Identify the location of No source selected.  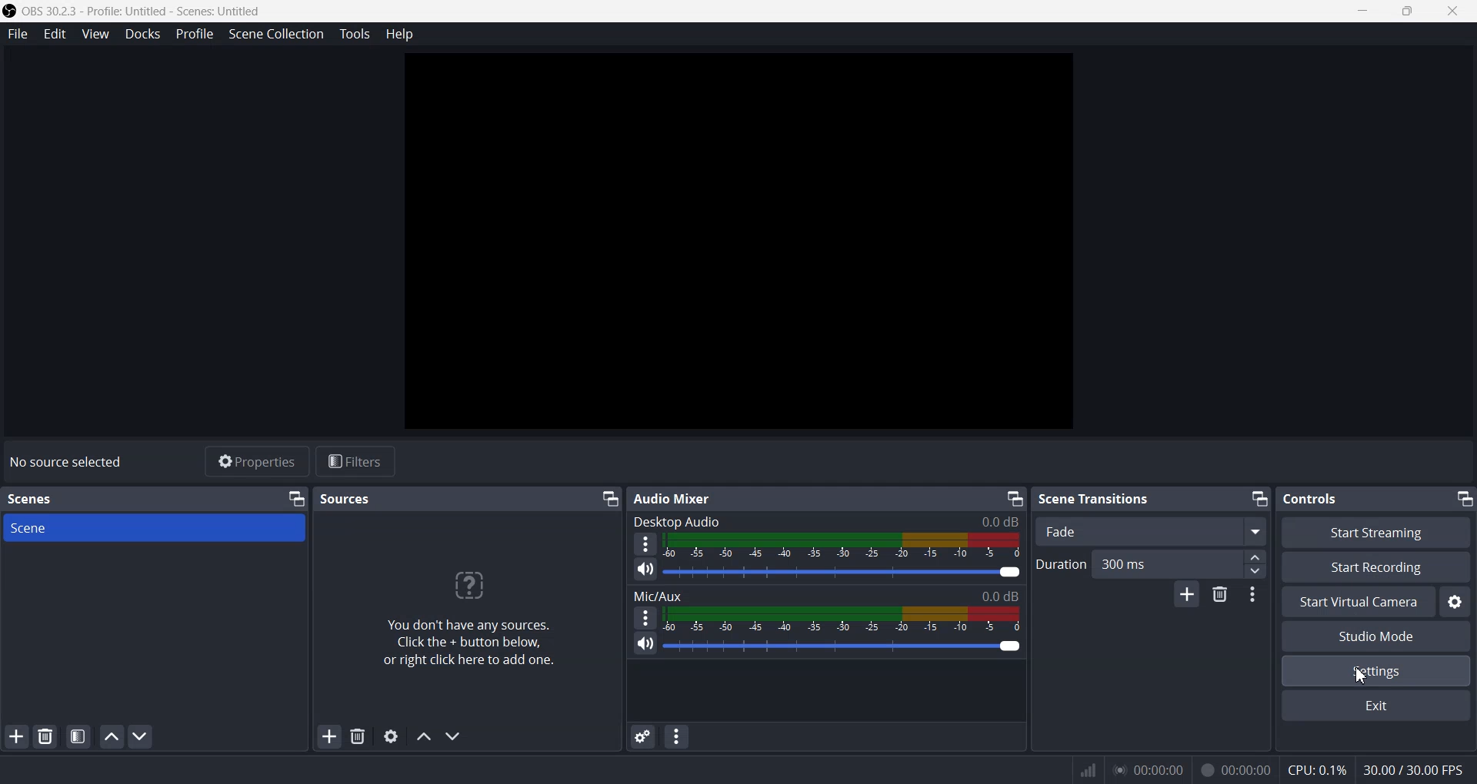
(70, 463).